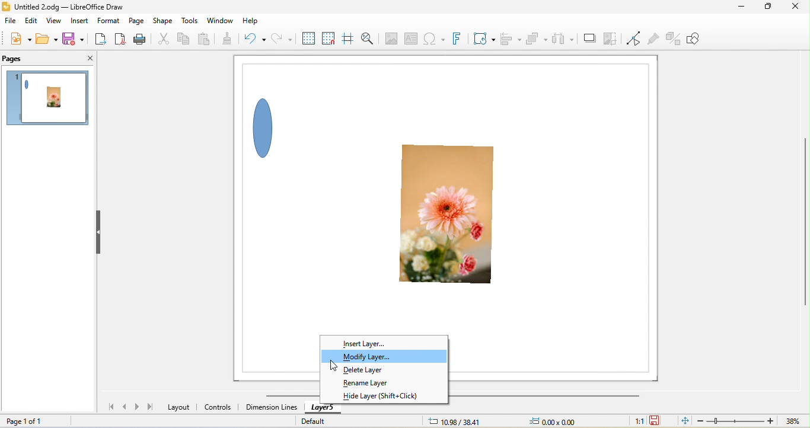  What do you see at coordinates (179, 407) in the screenshot?
I see `layout` at bounding box center [179, 407].